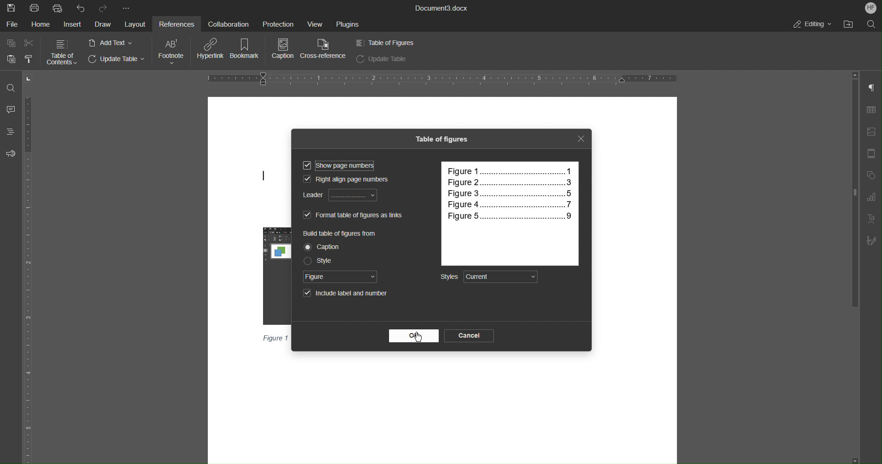 This screenshot has height=464, width=882. I want to click on Copy, so click(11, 43).